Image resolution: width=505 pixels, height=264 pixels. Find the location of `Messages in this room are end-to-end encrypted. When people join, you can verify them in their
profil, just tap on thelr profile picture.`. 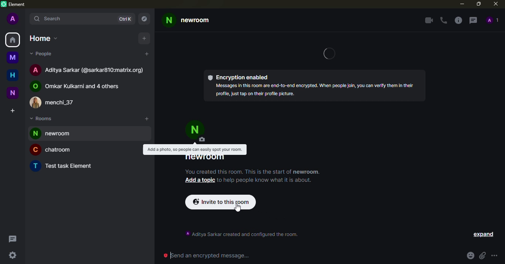

Messages in this room are end-to-end encrypted. When people join, you can verify them in their
profil, just tap on thelr profile picture. is located at coordinates (316, 91).